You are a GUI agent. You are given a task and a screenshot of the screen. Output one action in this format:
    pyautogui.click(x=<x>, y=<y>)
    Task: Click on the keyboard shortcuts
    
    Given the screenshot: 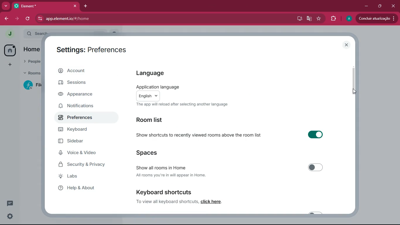 What is the action you would take?
    pyautogui.click(x=165, y=192)
    